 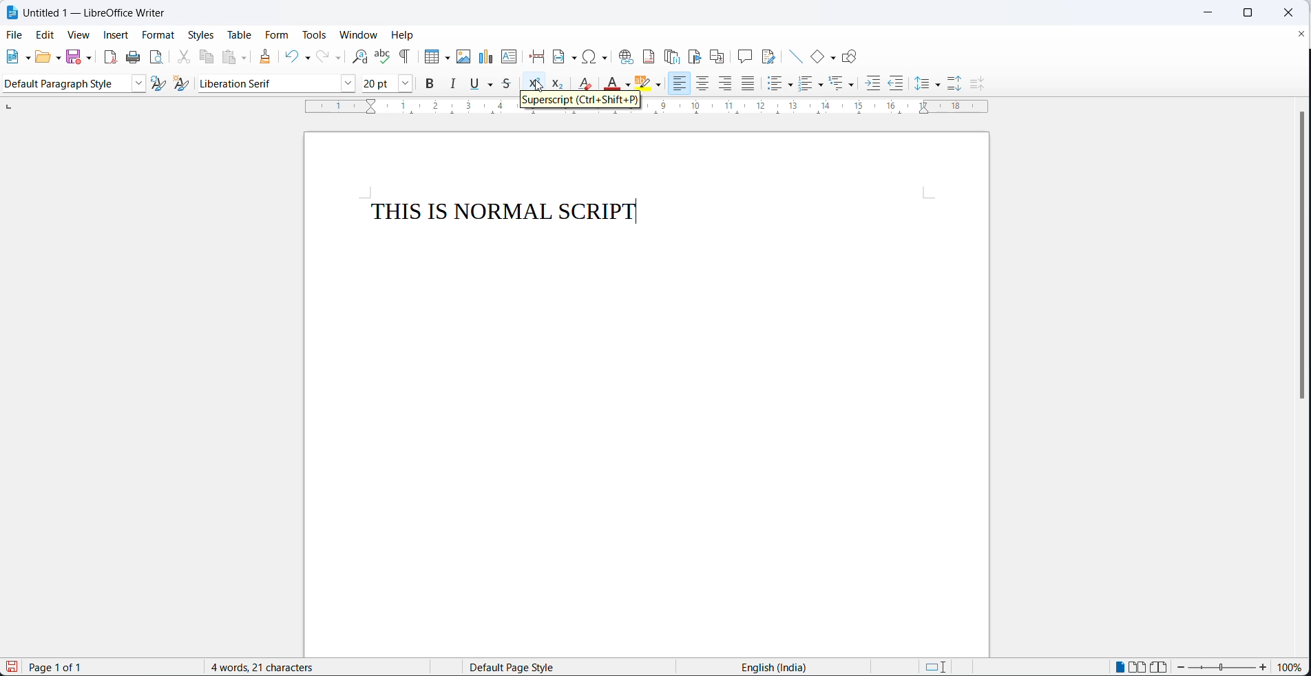 What do you see at coordinates (200, 34) in the screenshot?
I see `styles` at bounding box center [200, 34].